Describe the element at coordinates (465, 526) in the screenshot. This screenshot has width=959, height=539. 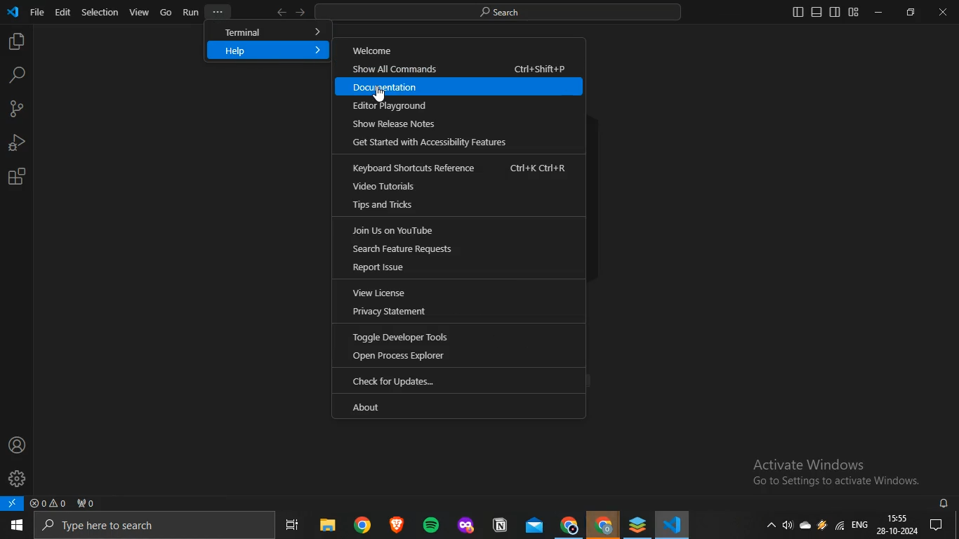
I see `mozilla firefox` at that location.